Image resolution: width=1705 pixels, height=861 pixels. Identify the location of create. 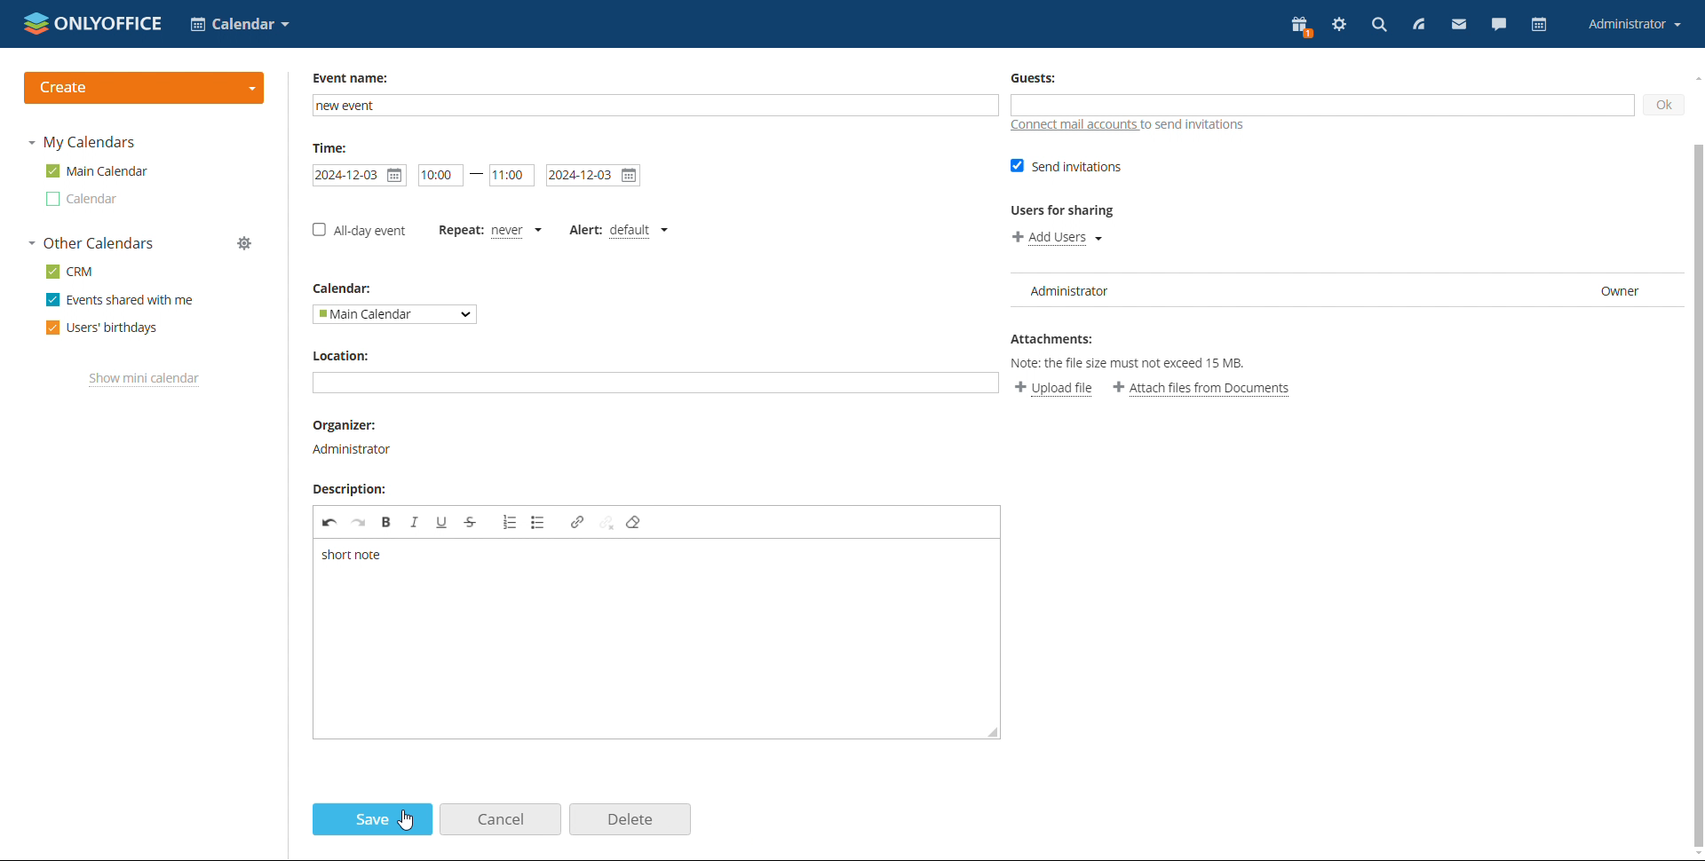
(145, 88).